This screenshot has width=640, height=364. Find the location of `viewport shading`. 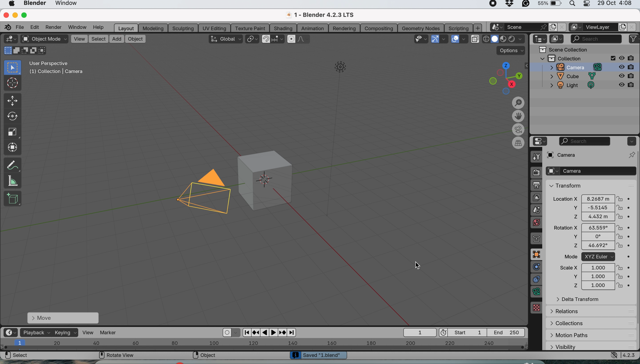

viewport shading is located at coordinates (504, 39).